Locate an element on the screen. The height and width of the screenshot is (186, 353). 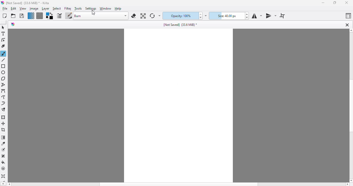
canvas is located at coordinates (179, 105).